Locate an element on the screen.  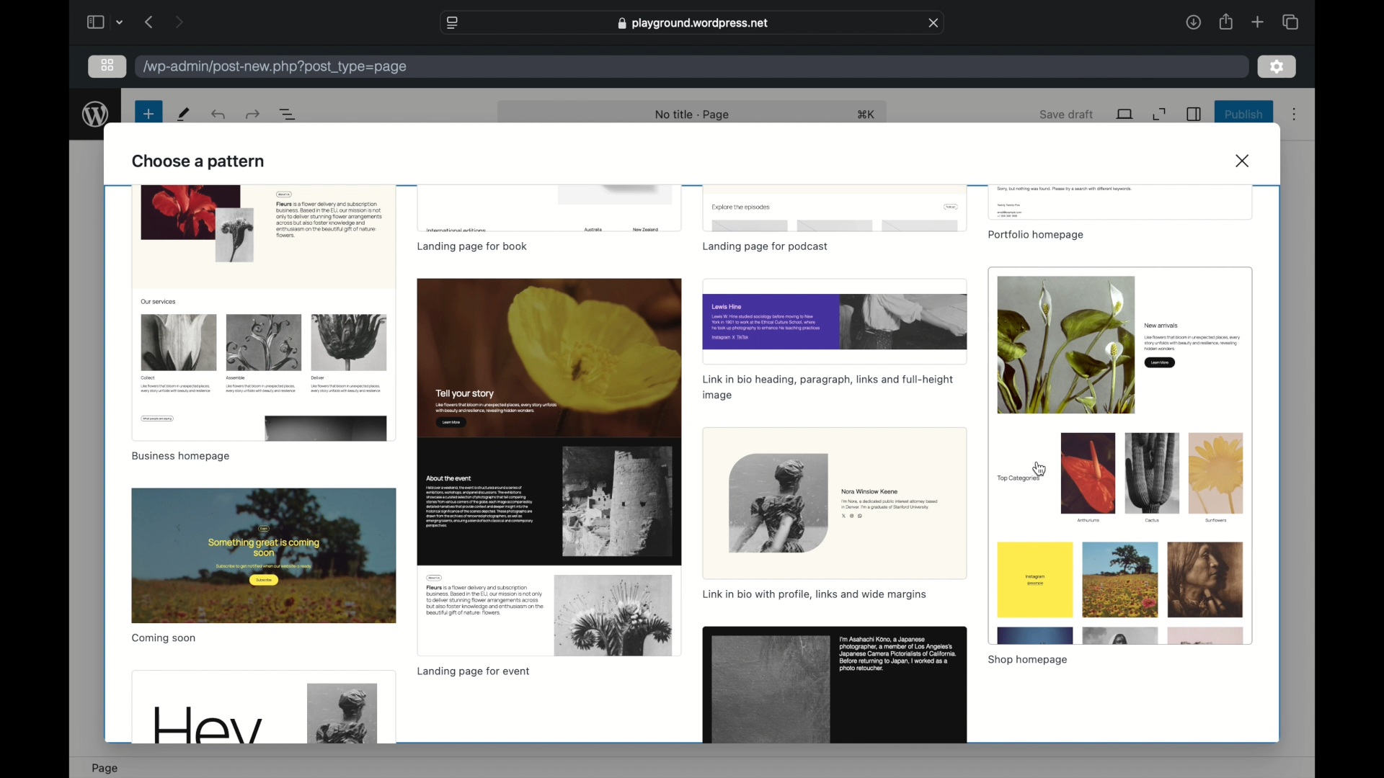
tools is located at coordinates (185, 115).